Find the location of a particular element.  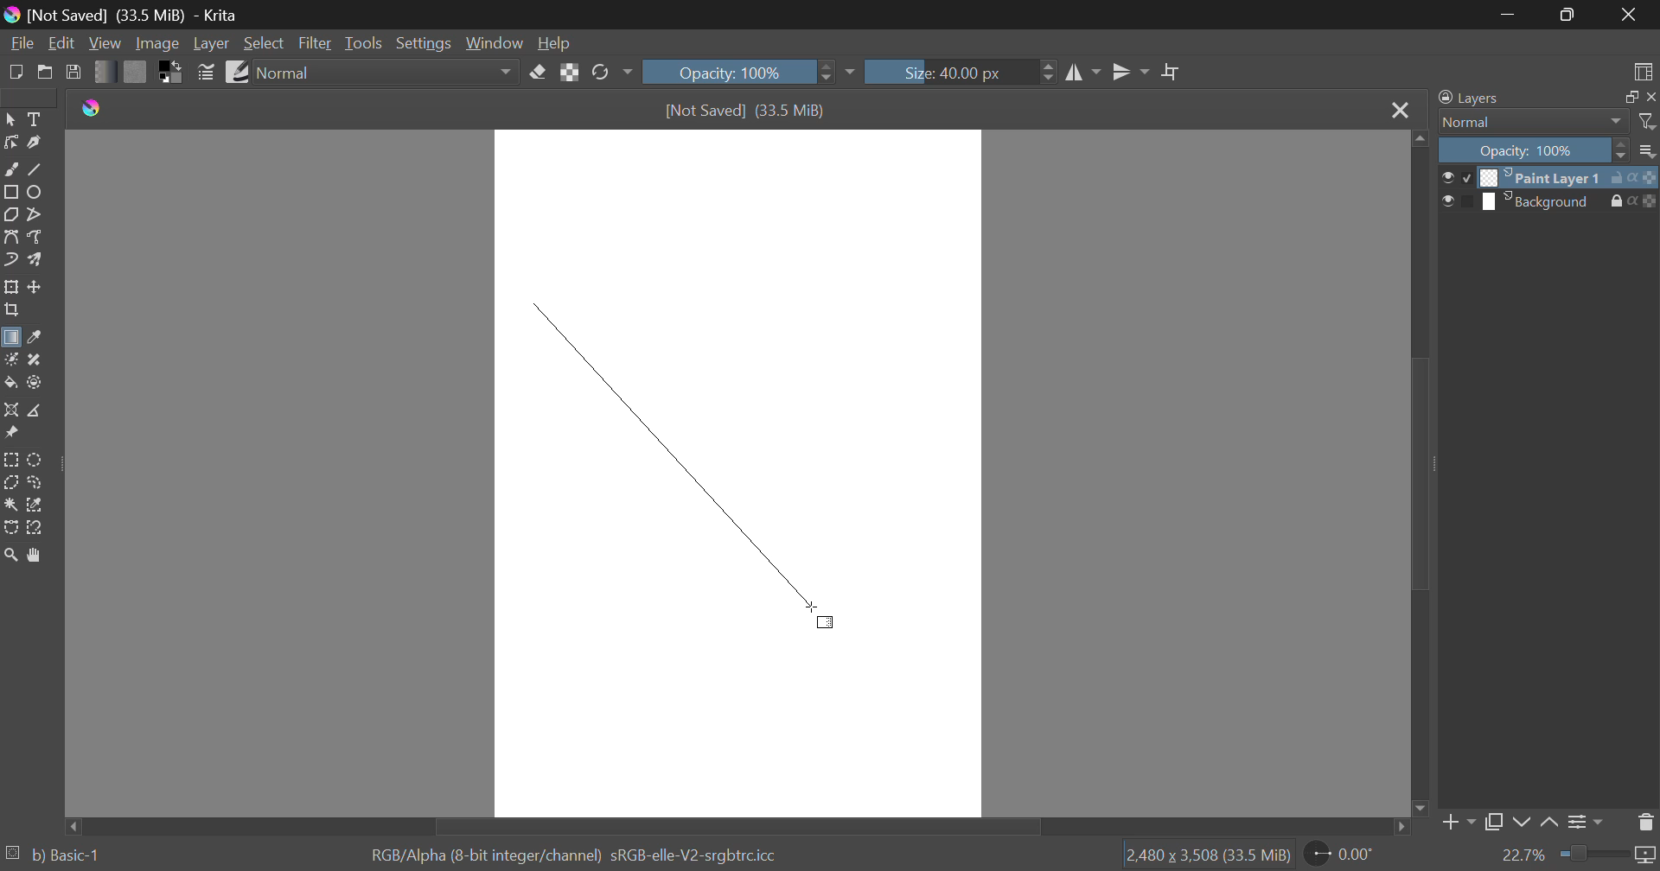

Close is located at coordinates (1634, 15).